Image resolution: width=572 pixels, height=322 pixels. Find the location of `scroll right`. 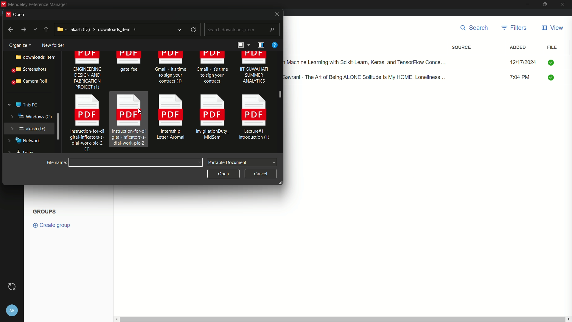

scroll right is located at coordinates (568, 319).